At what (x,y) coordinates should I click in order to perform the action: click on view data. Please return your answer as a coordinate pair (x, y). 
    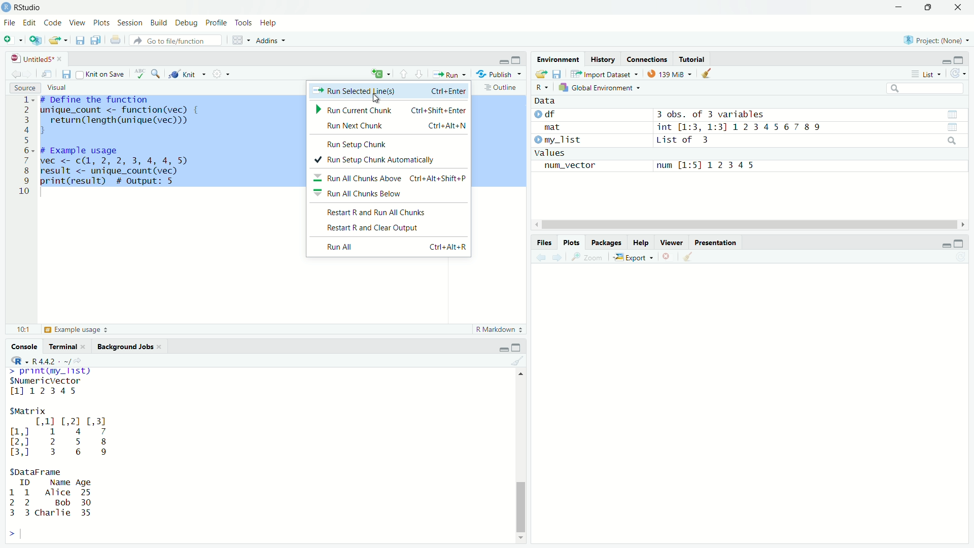
    Looking at the image, I should click on (952, 114).